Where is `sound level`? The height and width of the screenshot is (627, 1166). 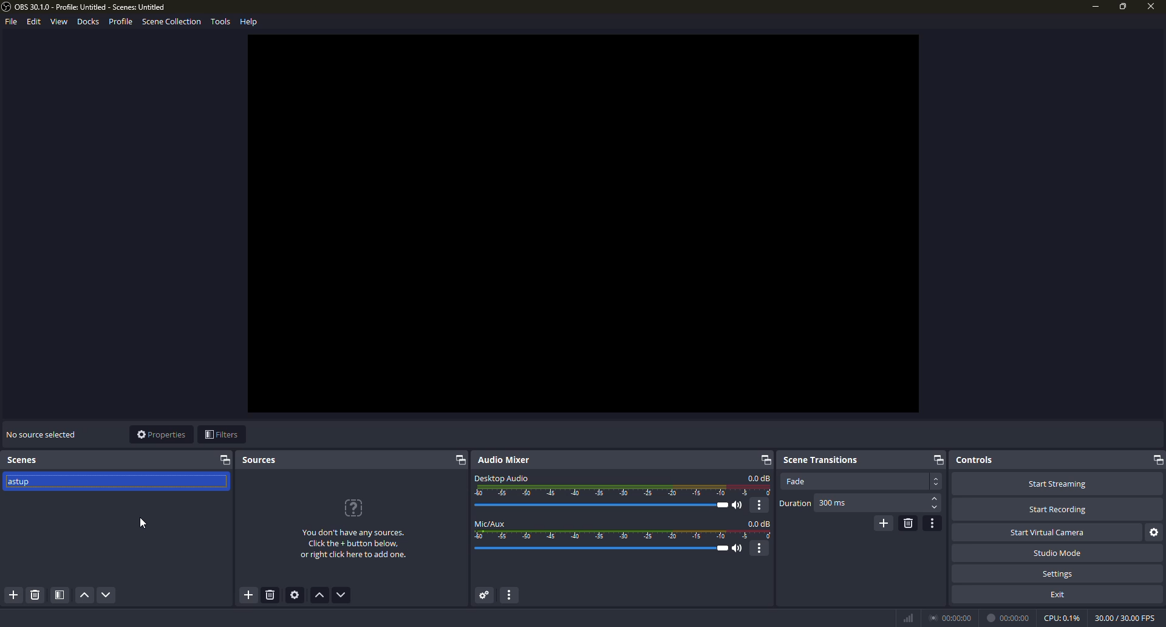
sound level is located at coordinates (604, 549).